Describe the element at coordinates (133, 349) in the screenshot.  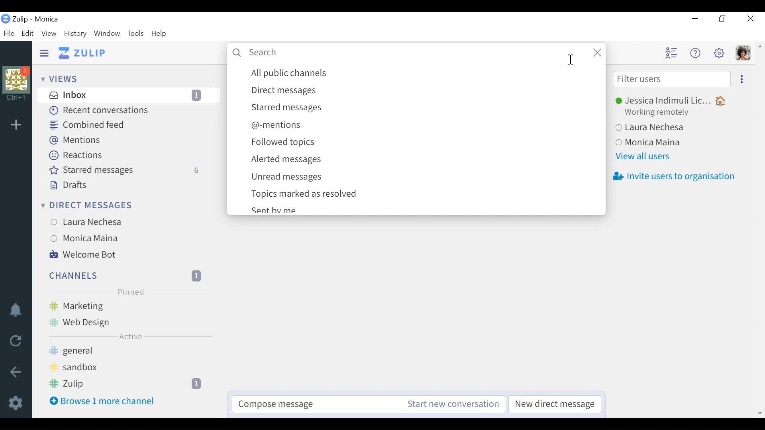
I see `general` at that location.